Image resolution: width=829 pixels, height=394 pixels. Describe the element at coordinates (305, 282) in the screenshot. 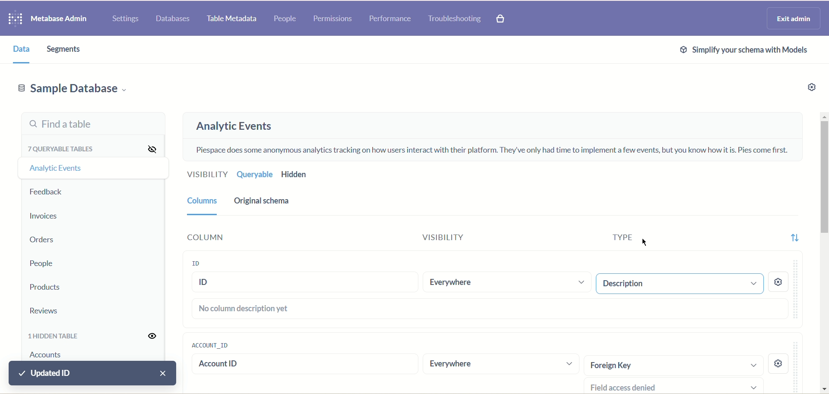

I see `ID` at that location.